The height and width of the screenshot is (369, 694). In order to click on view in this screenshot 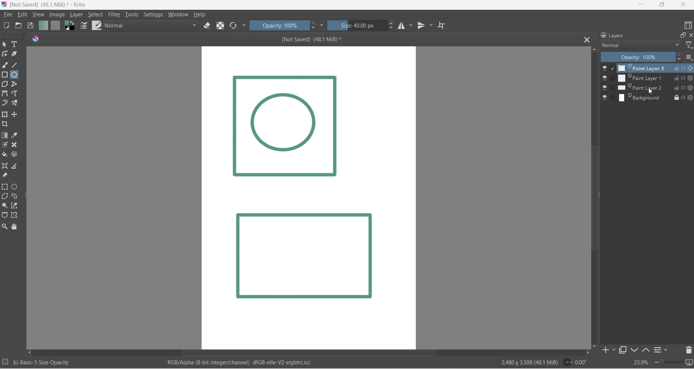, I will do `click(38, 15)`.